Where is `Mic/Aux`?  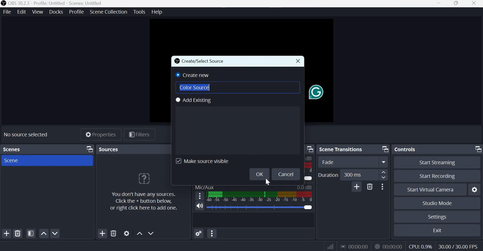 Mic/Aux is located at coordinates (205, 187).